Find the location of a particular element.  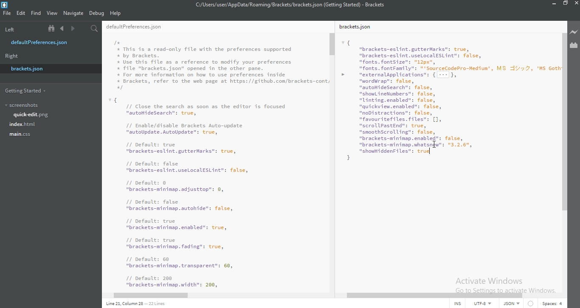

Navigate is located at coordinates (74, 13).